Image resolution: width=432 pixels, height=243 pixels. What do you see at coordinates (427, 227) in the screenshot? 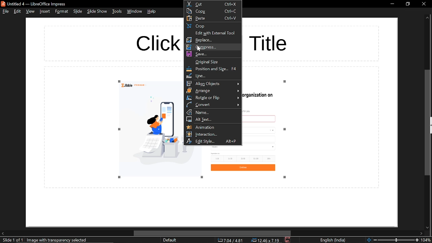
I see `move down` at bounding box center [427, 227].